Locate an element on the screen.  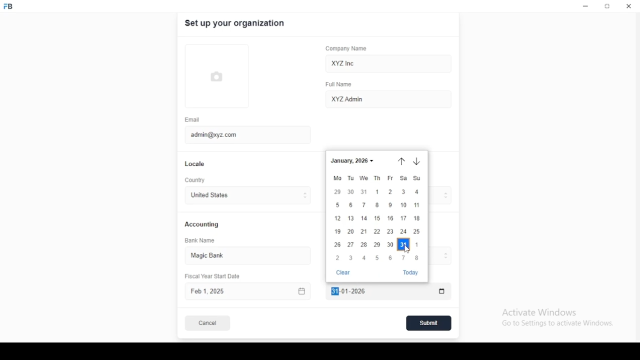
we is located at coordinates (364, 178).